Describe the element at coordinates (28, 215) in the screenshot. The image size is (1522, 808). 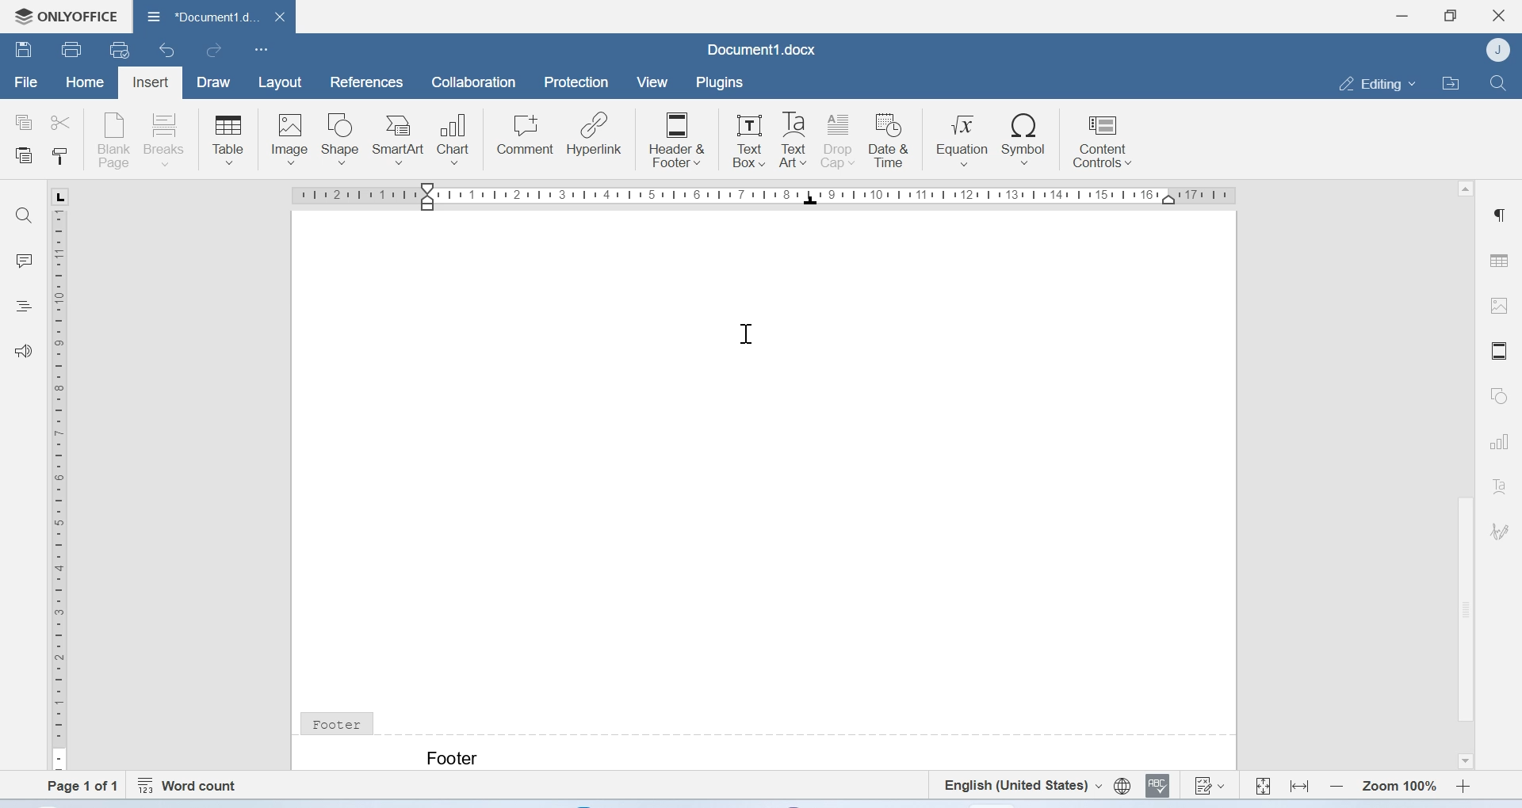
I see `Find` at that location.